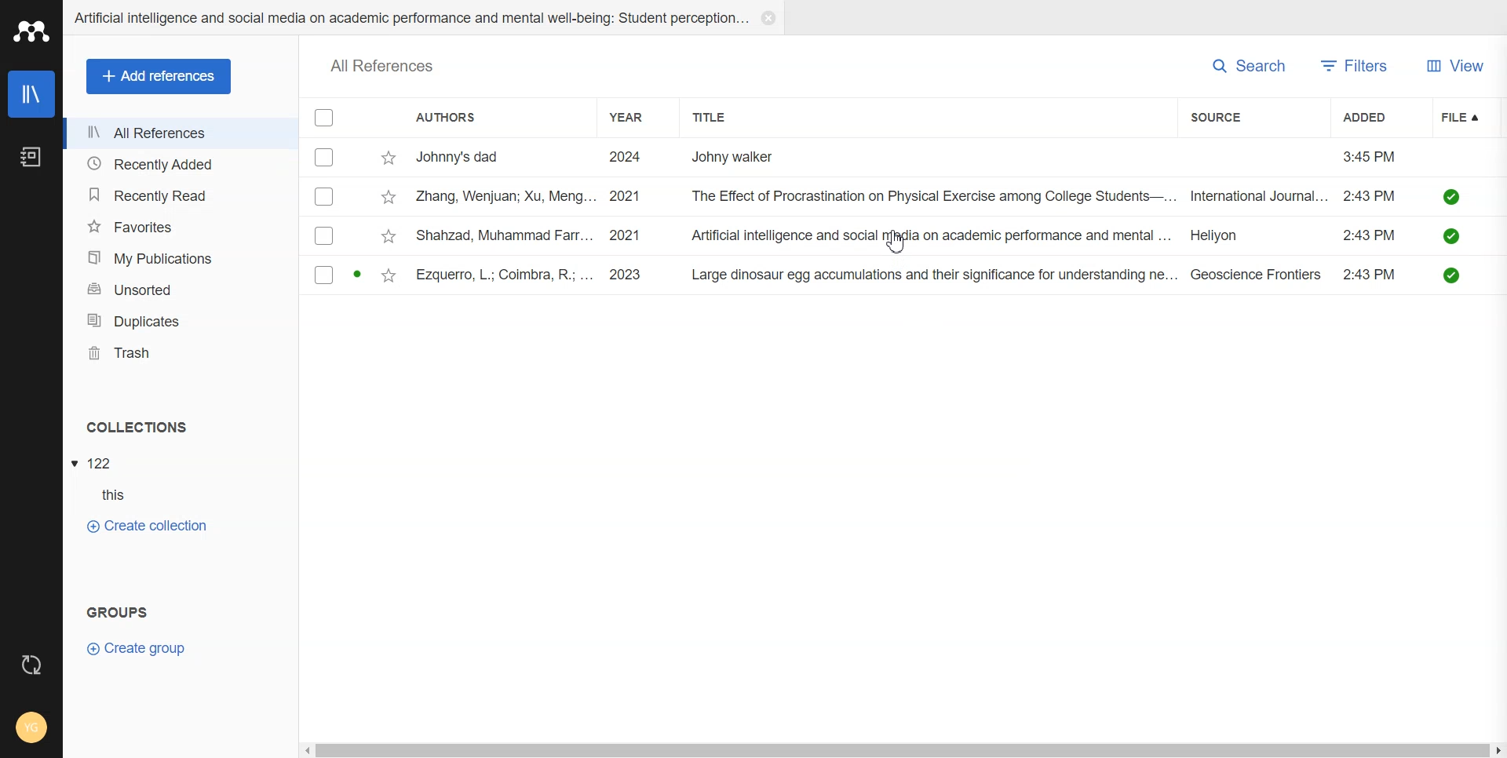  I want to click on Create Collection, so click(146, 525).